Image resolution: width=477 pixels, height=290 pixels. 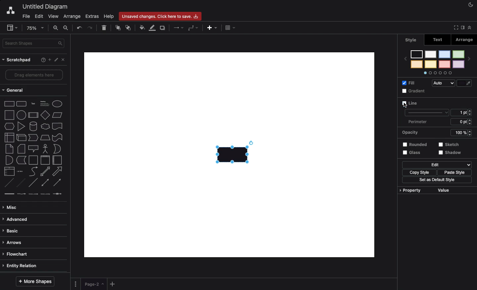 What do you see at coordinates (21, 148) in the screenshot?
I see `card` at bounding box center [21, 148].